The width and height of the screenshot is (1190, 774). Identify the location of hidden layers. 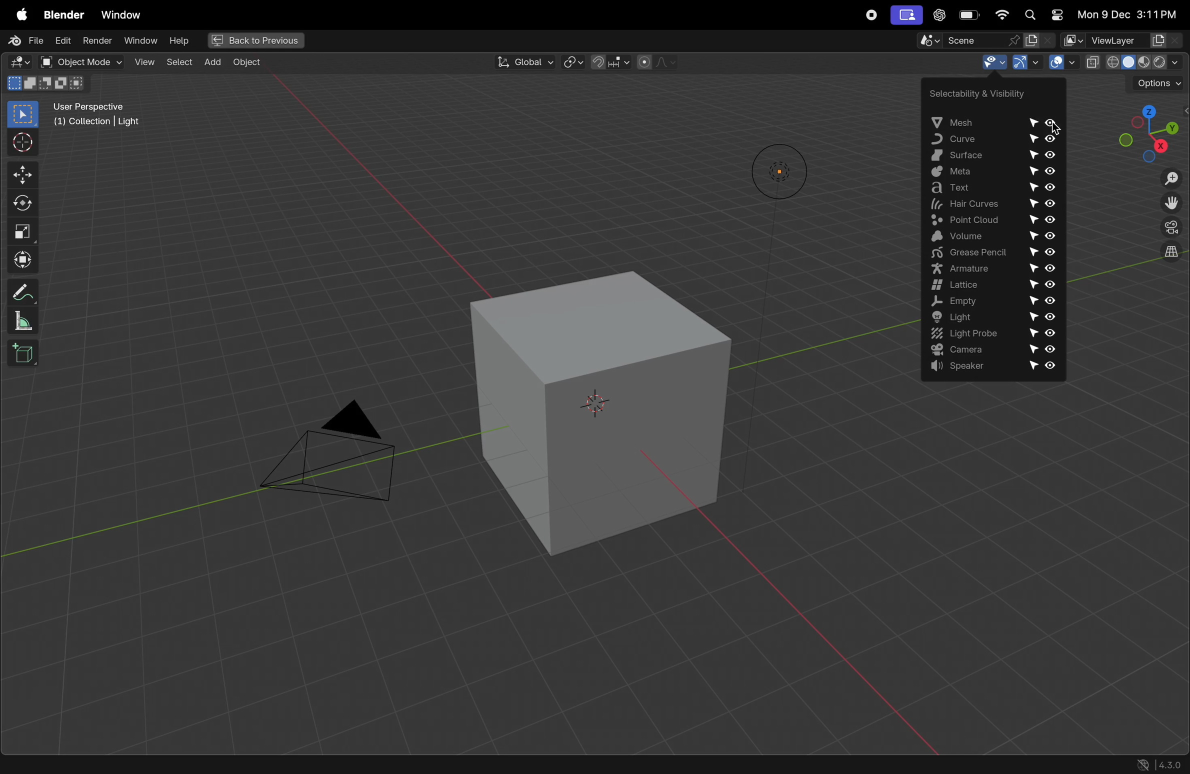
(1166, 258).